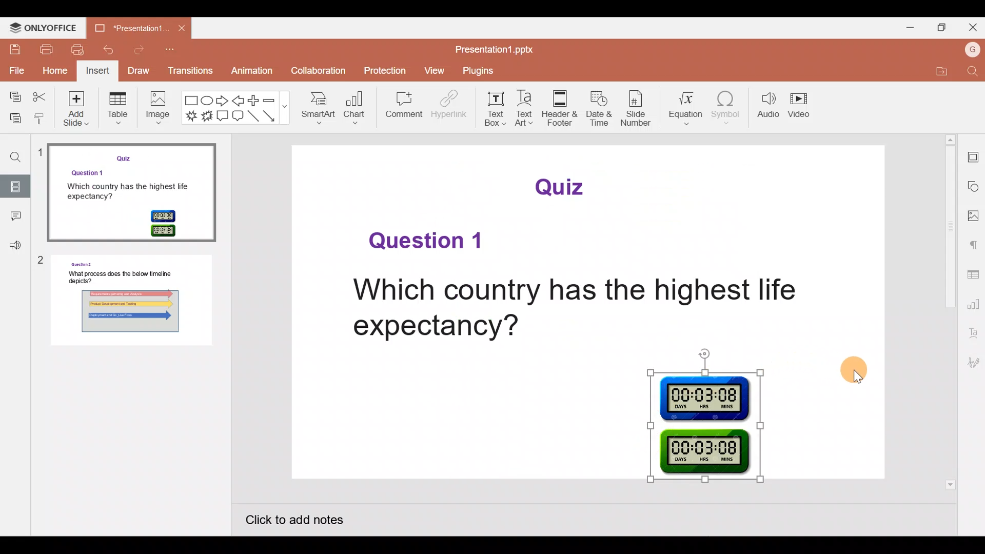 The image size is (985, 554). Describe the element at coordinates (188, 115) in the screenshot. I see `Explosion 1` at that location.